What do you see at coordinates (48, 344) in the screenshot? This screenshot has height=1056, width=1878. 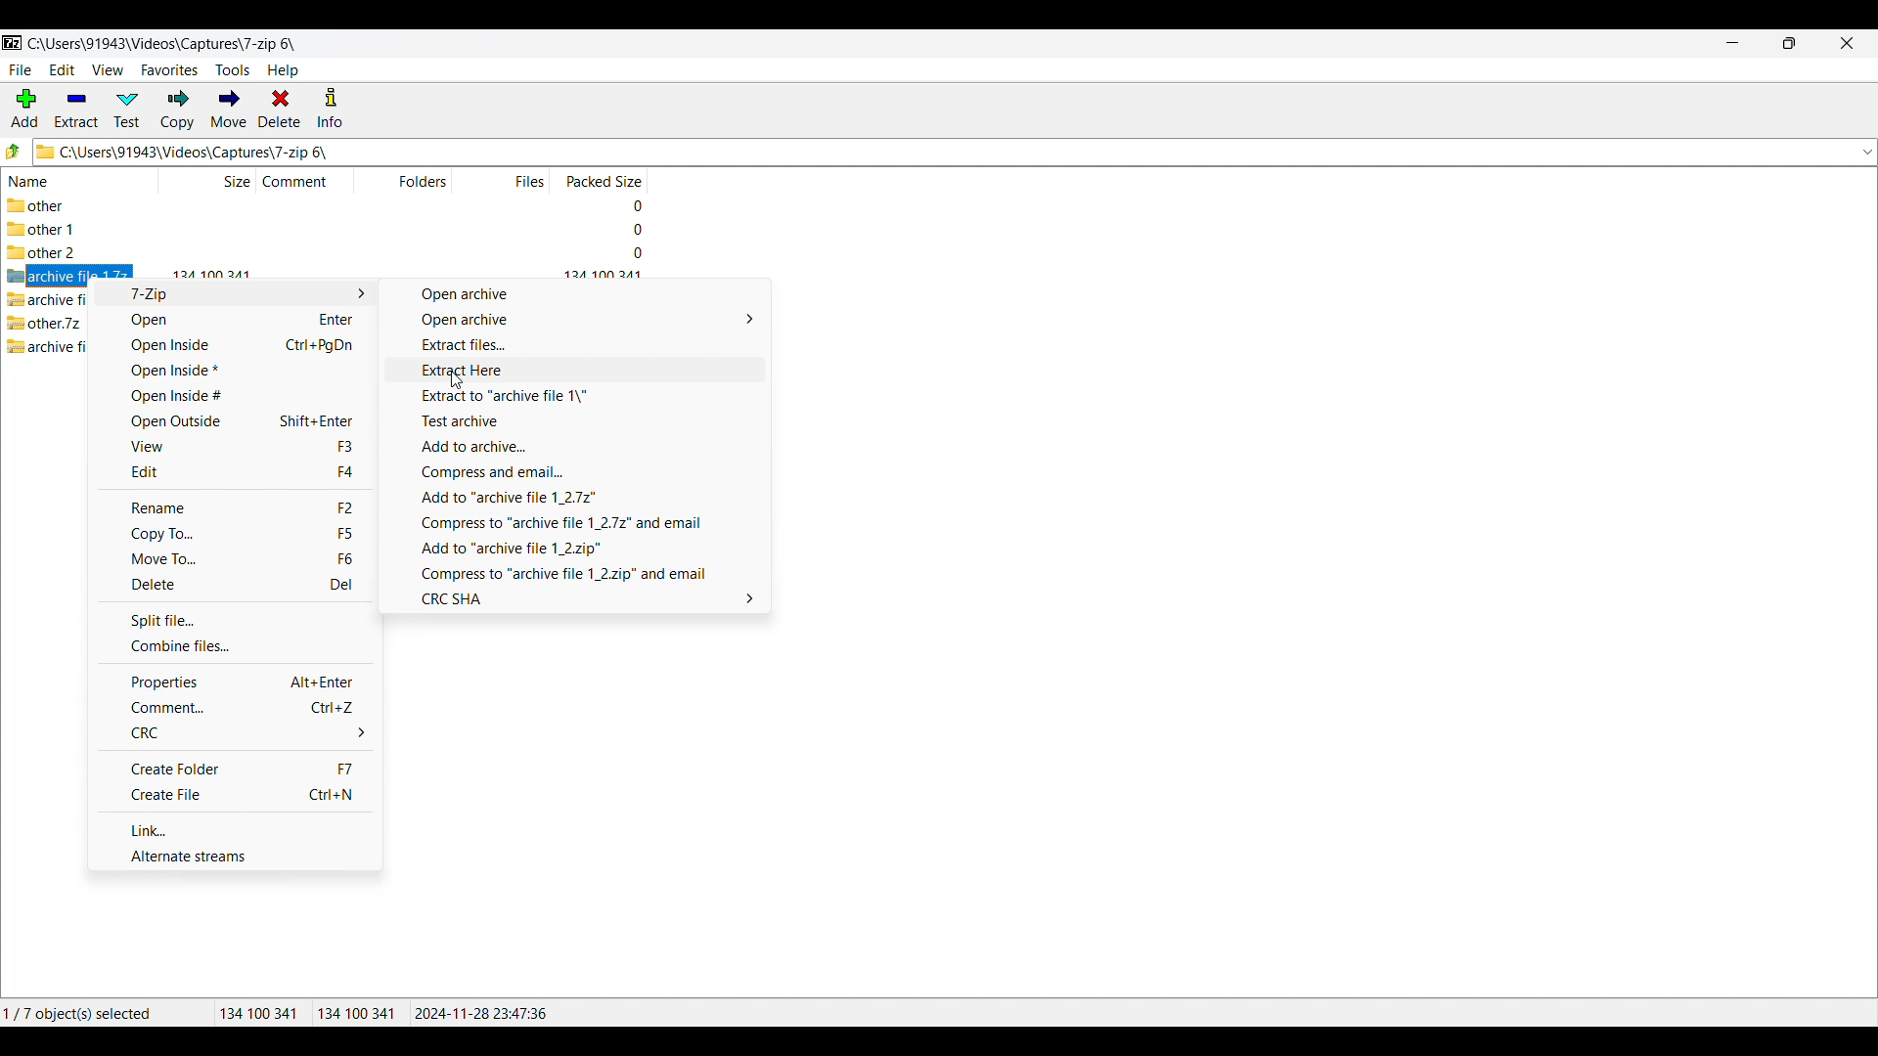 I see `archive file 2.7z ` at bounding box center [48, 344].